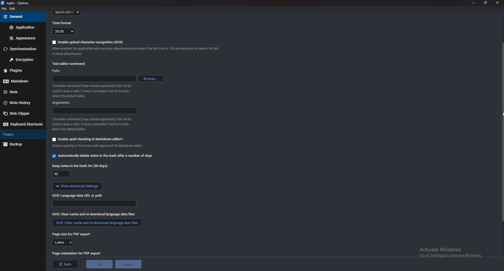 The image size is (504, 271). What do you see at coordinates (474, 3) in the screenshot?
I see `Minimize` at bounding box center [474, 3].